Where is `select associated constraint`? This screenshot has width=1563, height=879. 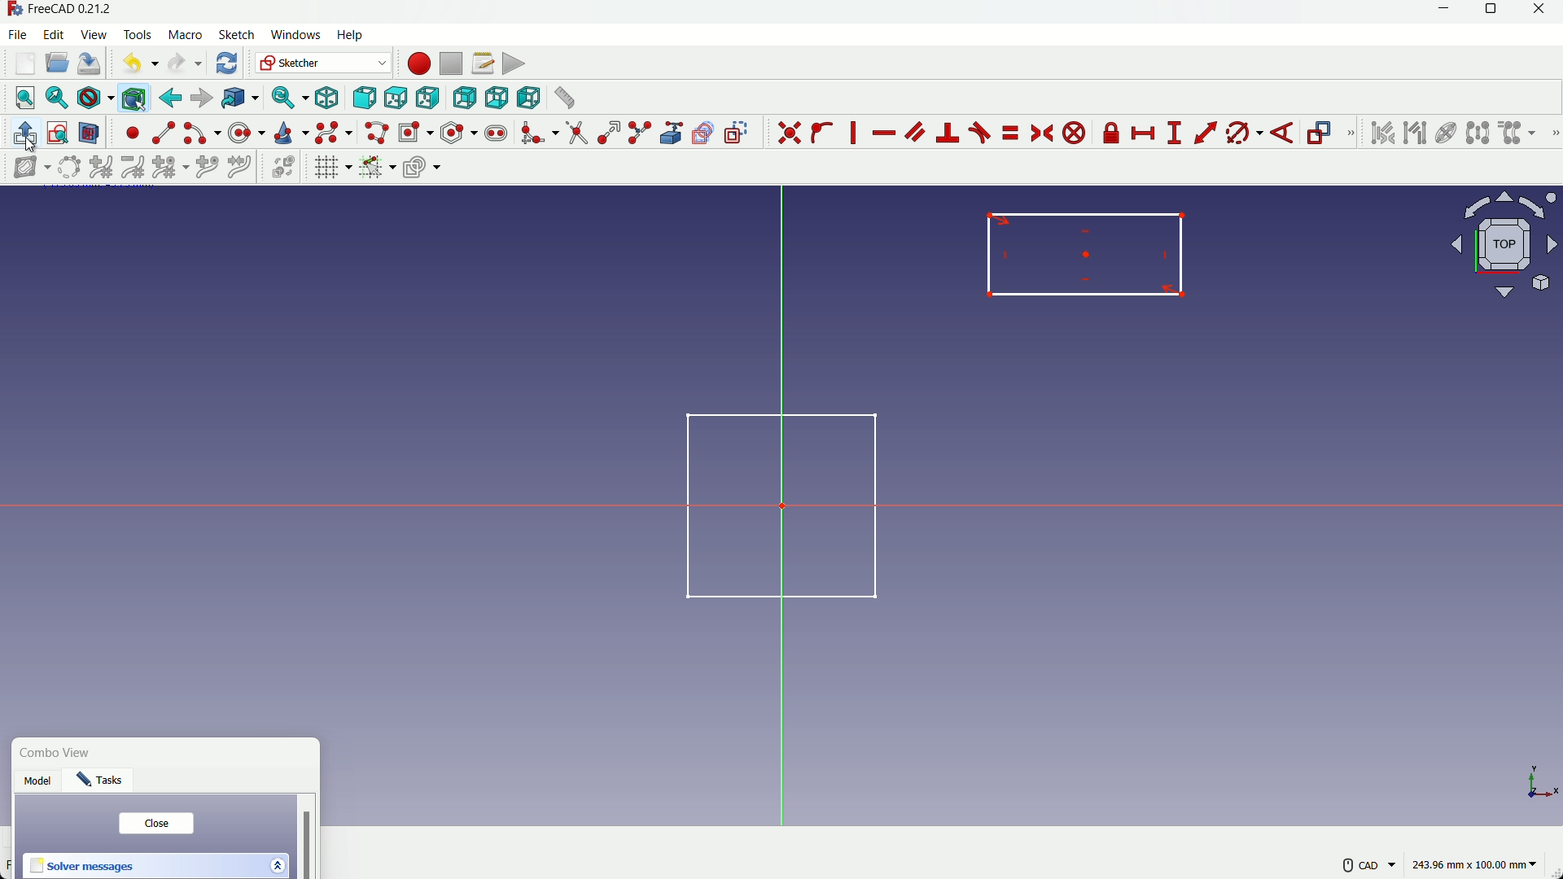 select associated constraint is located at coordinates (1381, 133).